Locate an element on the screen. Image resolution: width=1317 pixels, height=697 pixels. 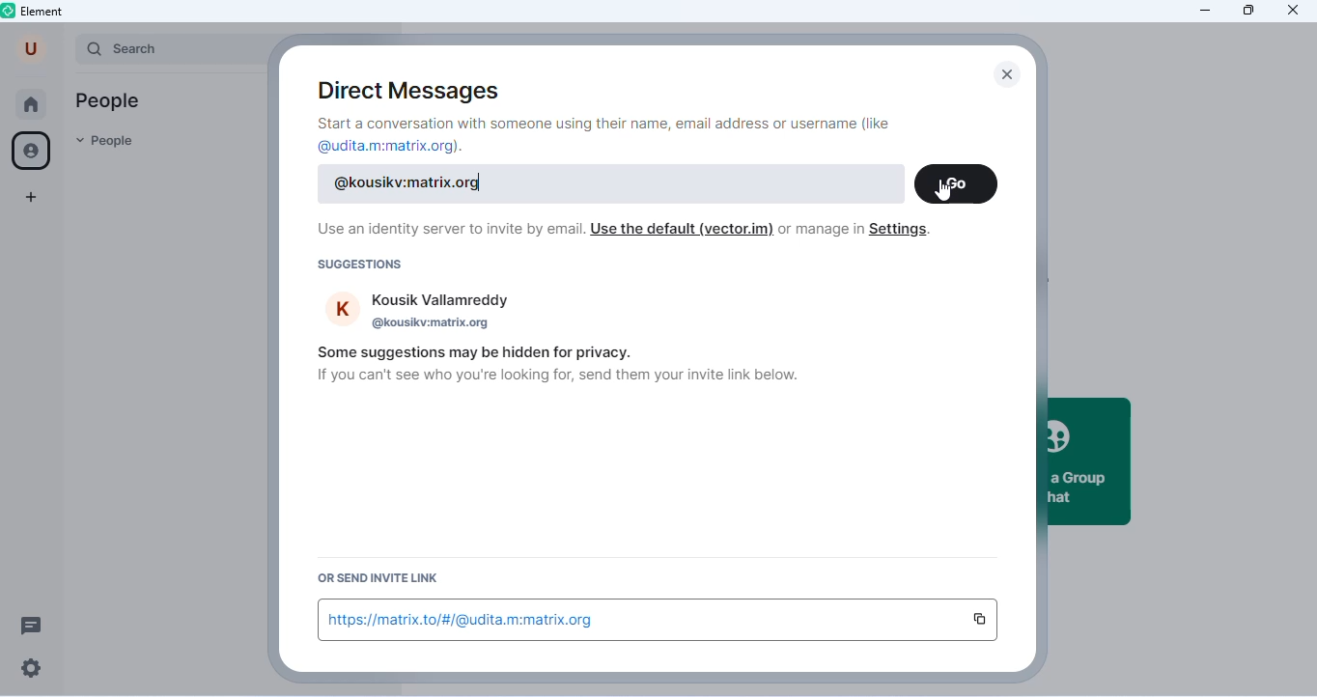
https://matrix.to/#/@udita.m:matrix.org is located at coordinates (465, 621).